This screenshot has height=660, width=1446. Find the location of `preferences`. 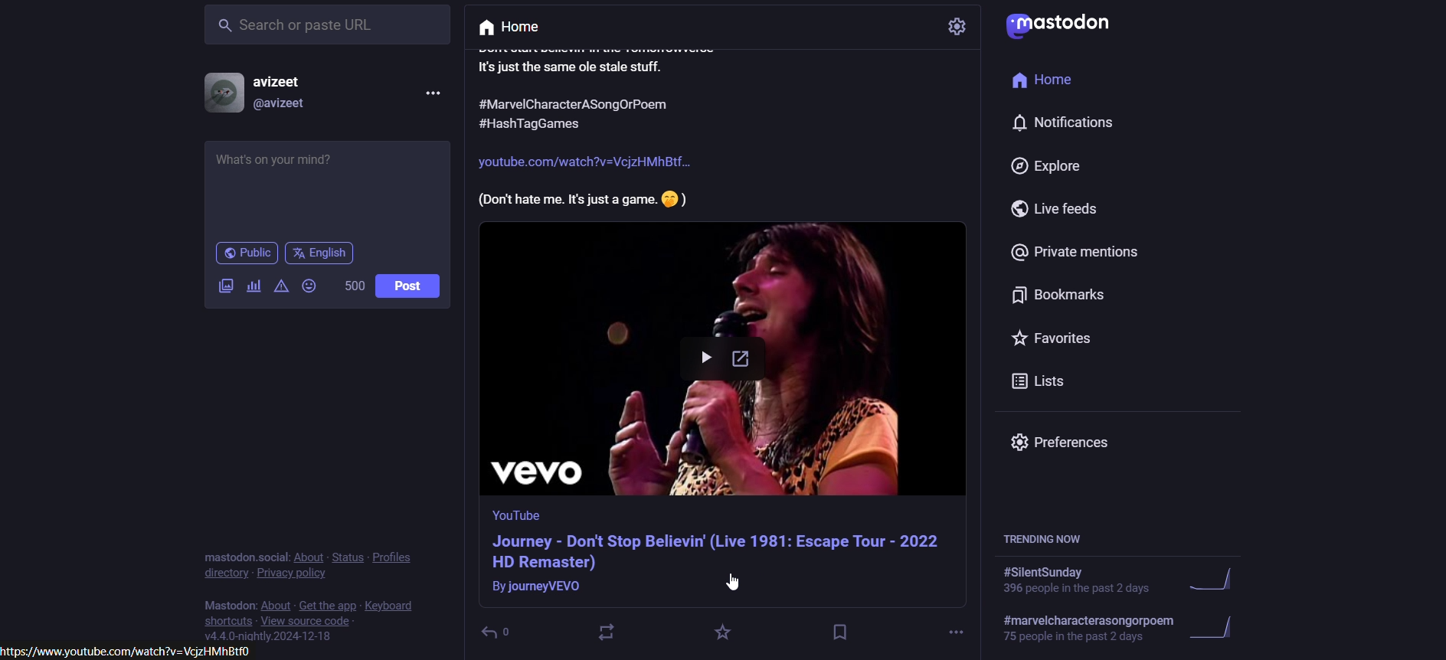

preferences is located at coordinates (1071, 447).